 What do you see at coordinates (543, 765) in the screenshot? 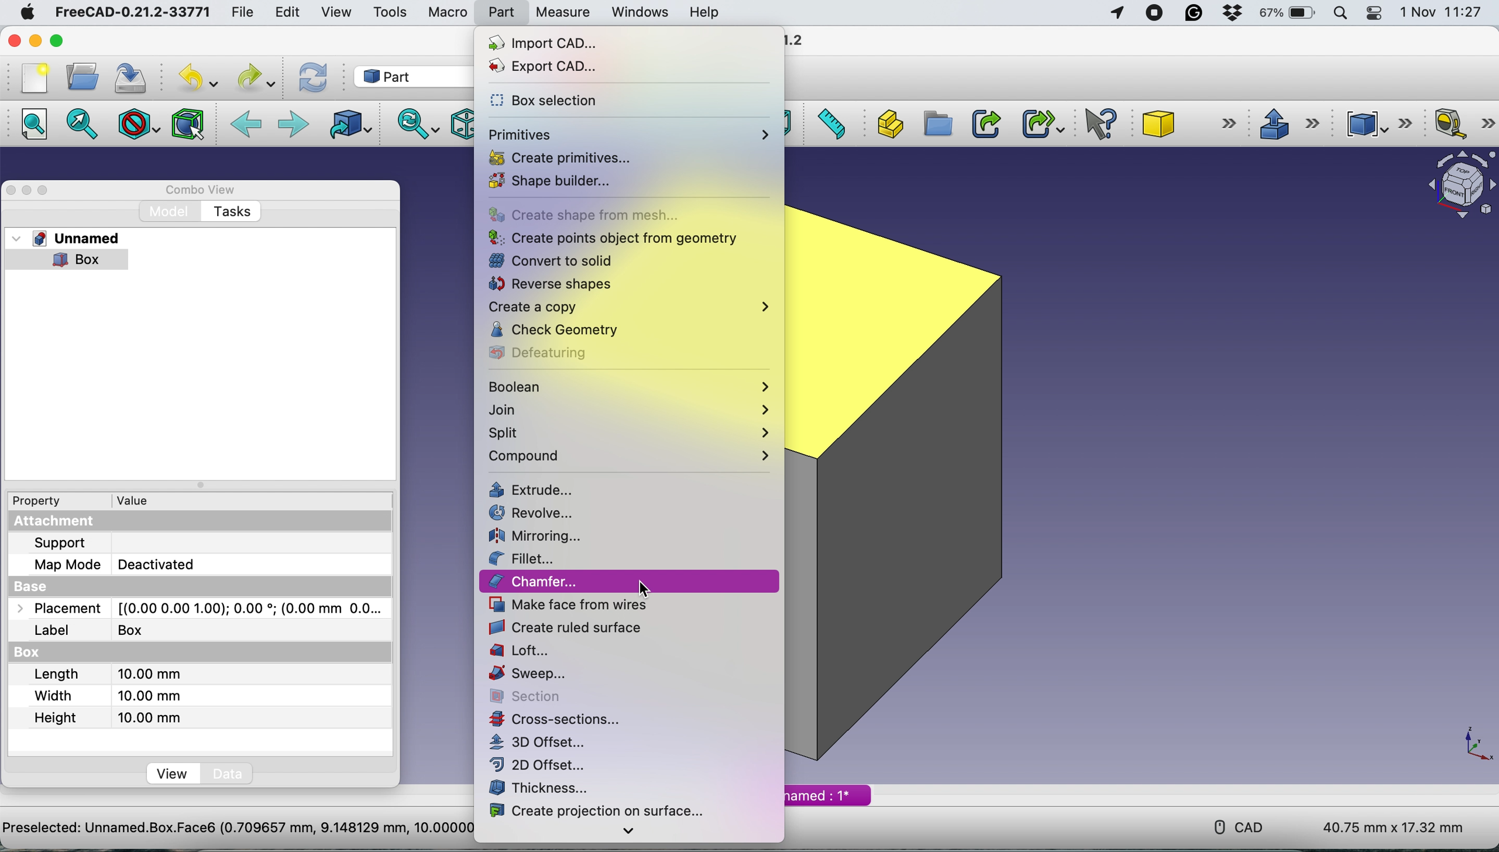
I see `2d offset` at bounding box center [543, 765].